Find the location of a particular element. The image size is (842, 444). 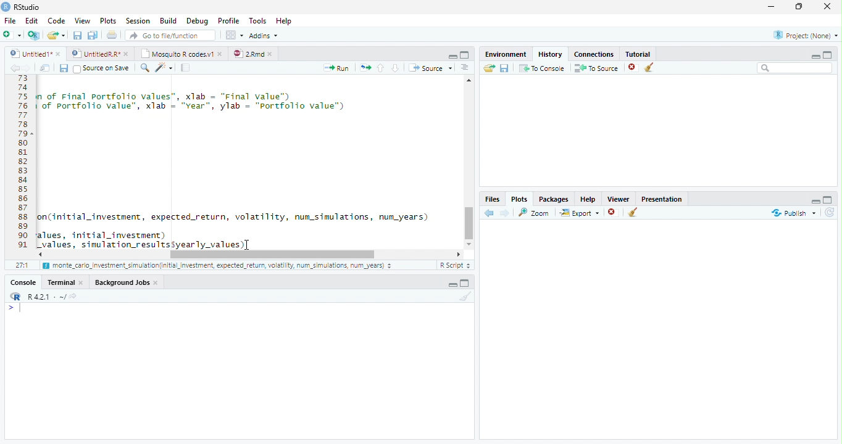

Scroll Up is located at coordinates (469, 81).